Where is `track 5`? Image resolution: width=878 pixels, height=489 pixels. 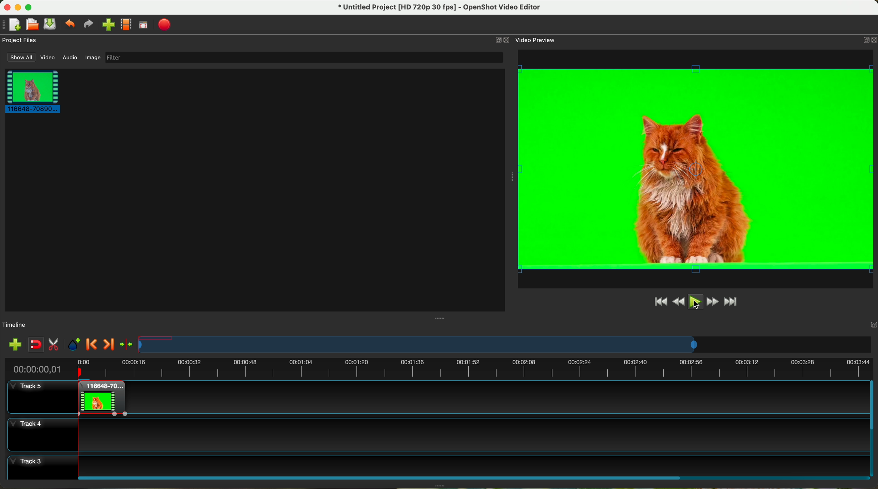 track 5 is located at coordinates (30, 389).